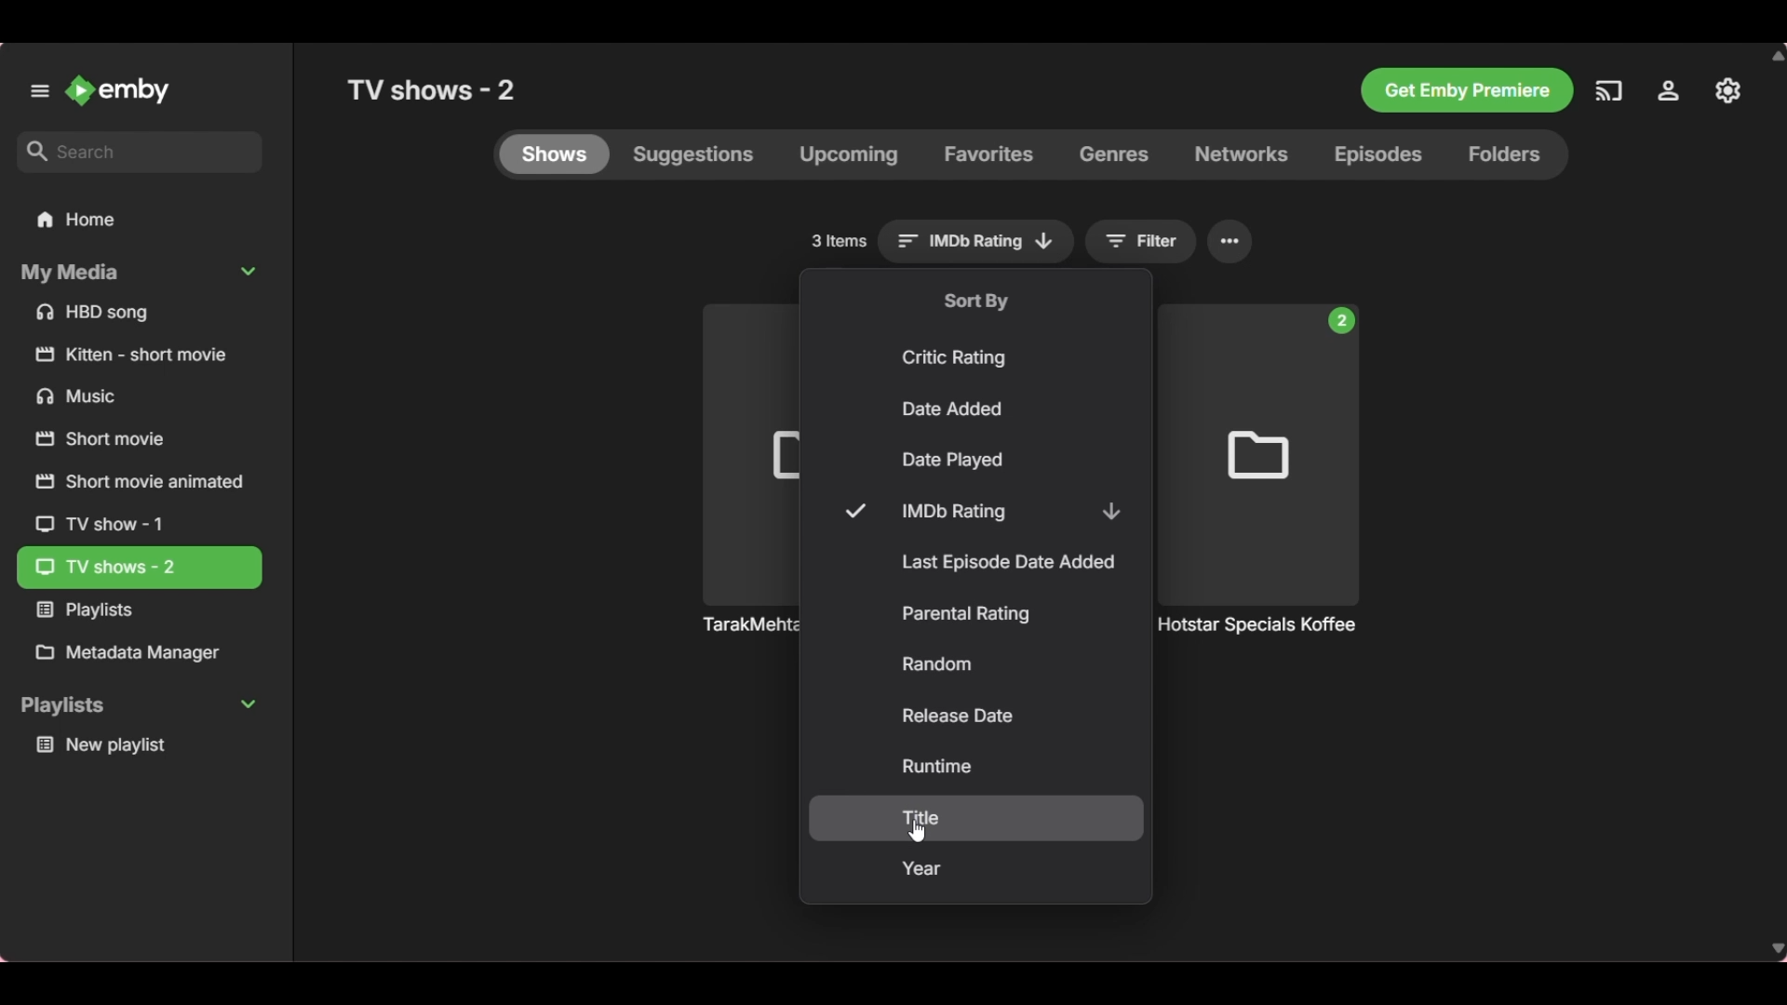 The width and height of the screenshot is (1787, 1005). I want to click on Title of list, so click(976, 300).